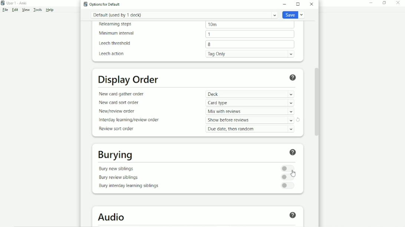 Image resolution: width=405 pixels, height=227 pixels. Describe the element at coordinates (251, 54) in the screenshot. I see `Tag Only` at that location.